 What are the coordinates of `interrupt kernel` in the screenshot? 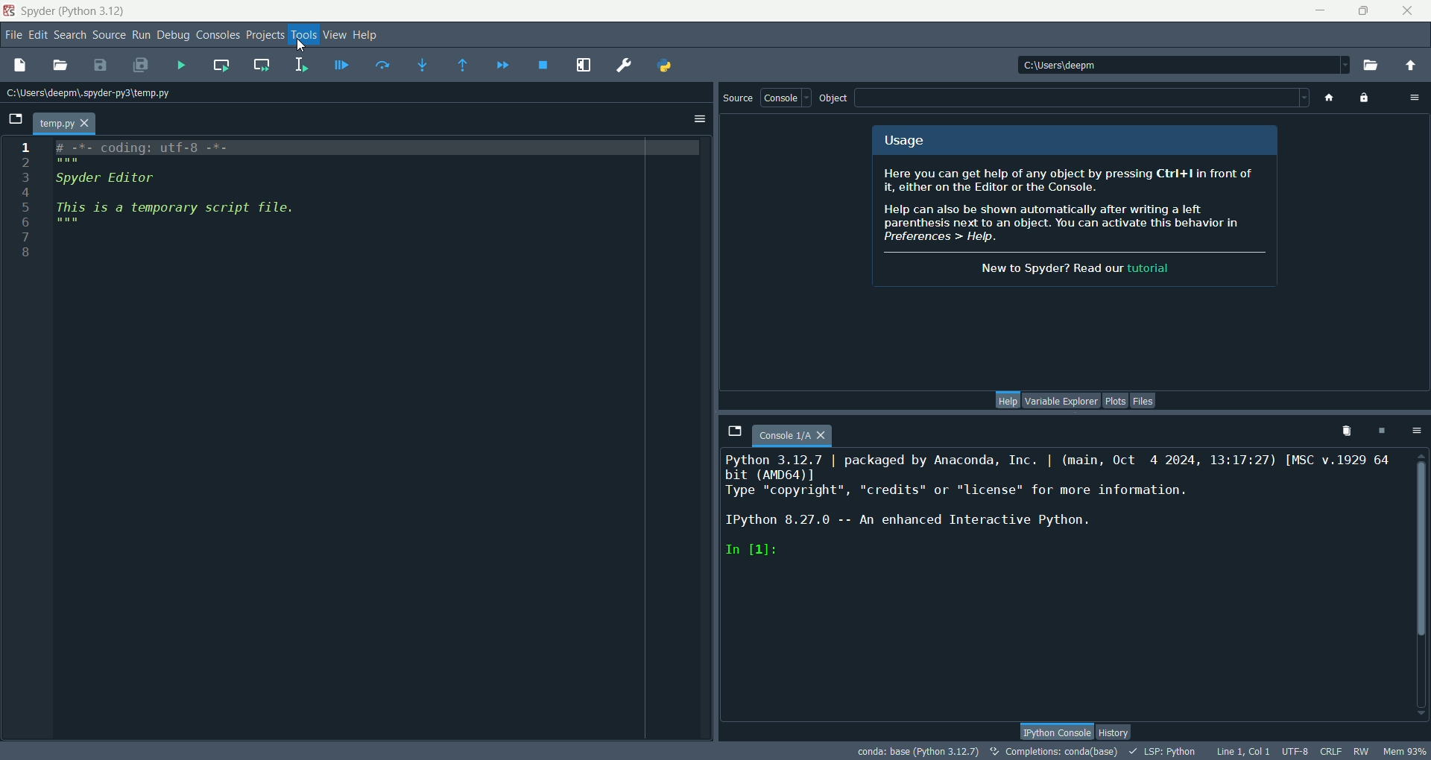 It's located at (1380, 429).